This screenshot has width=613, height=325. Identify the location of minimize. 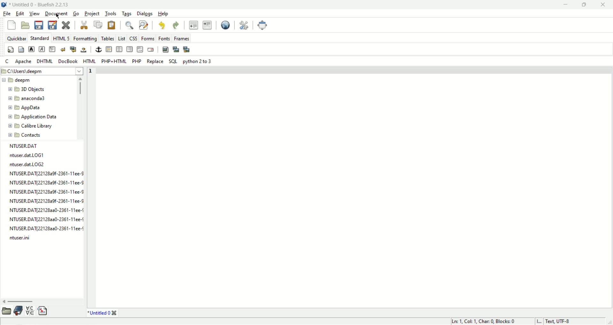
(566, 5).